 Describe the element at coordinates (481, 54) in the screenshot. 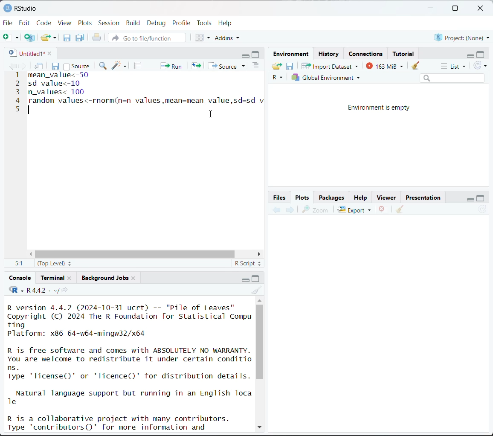

I see `maximize` at that location.